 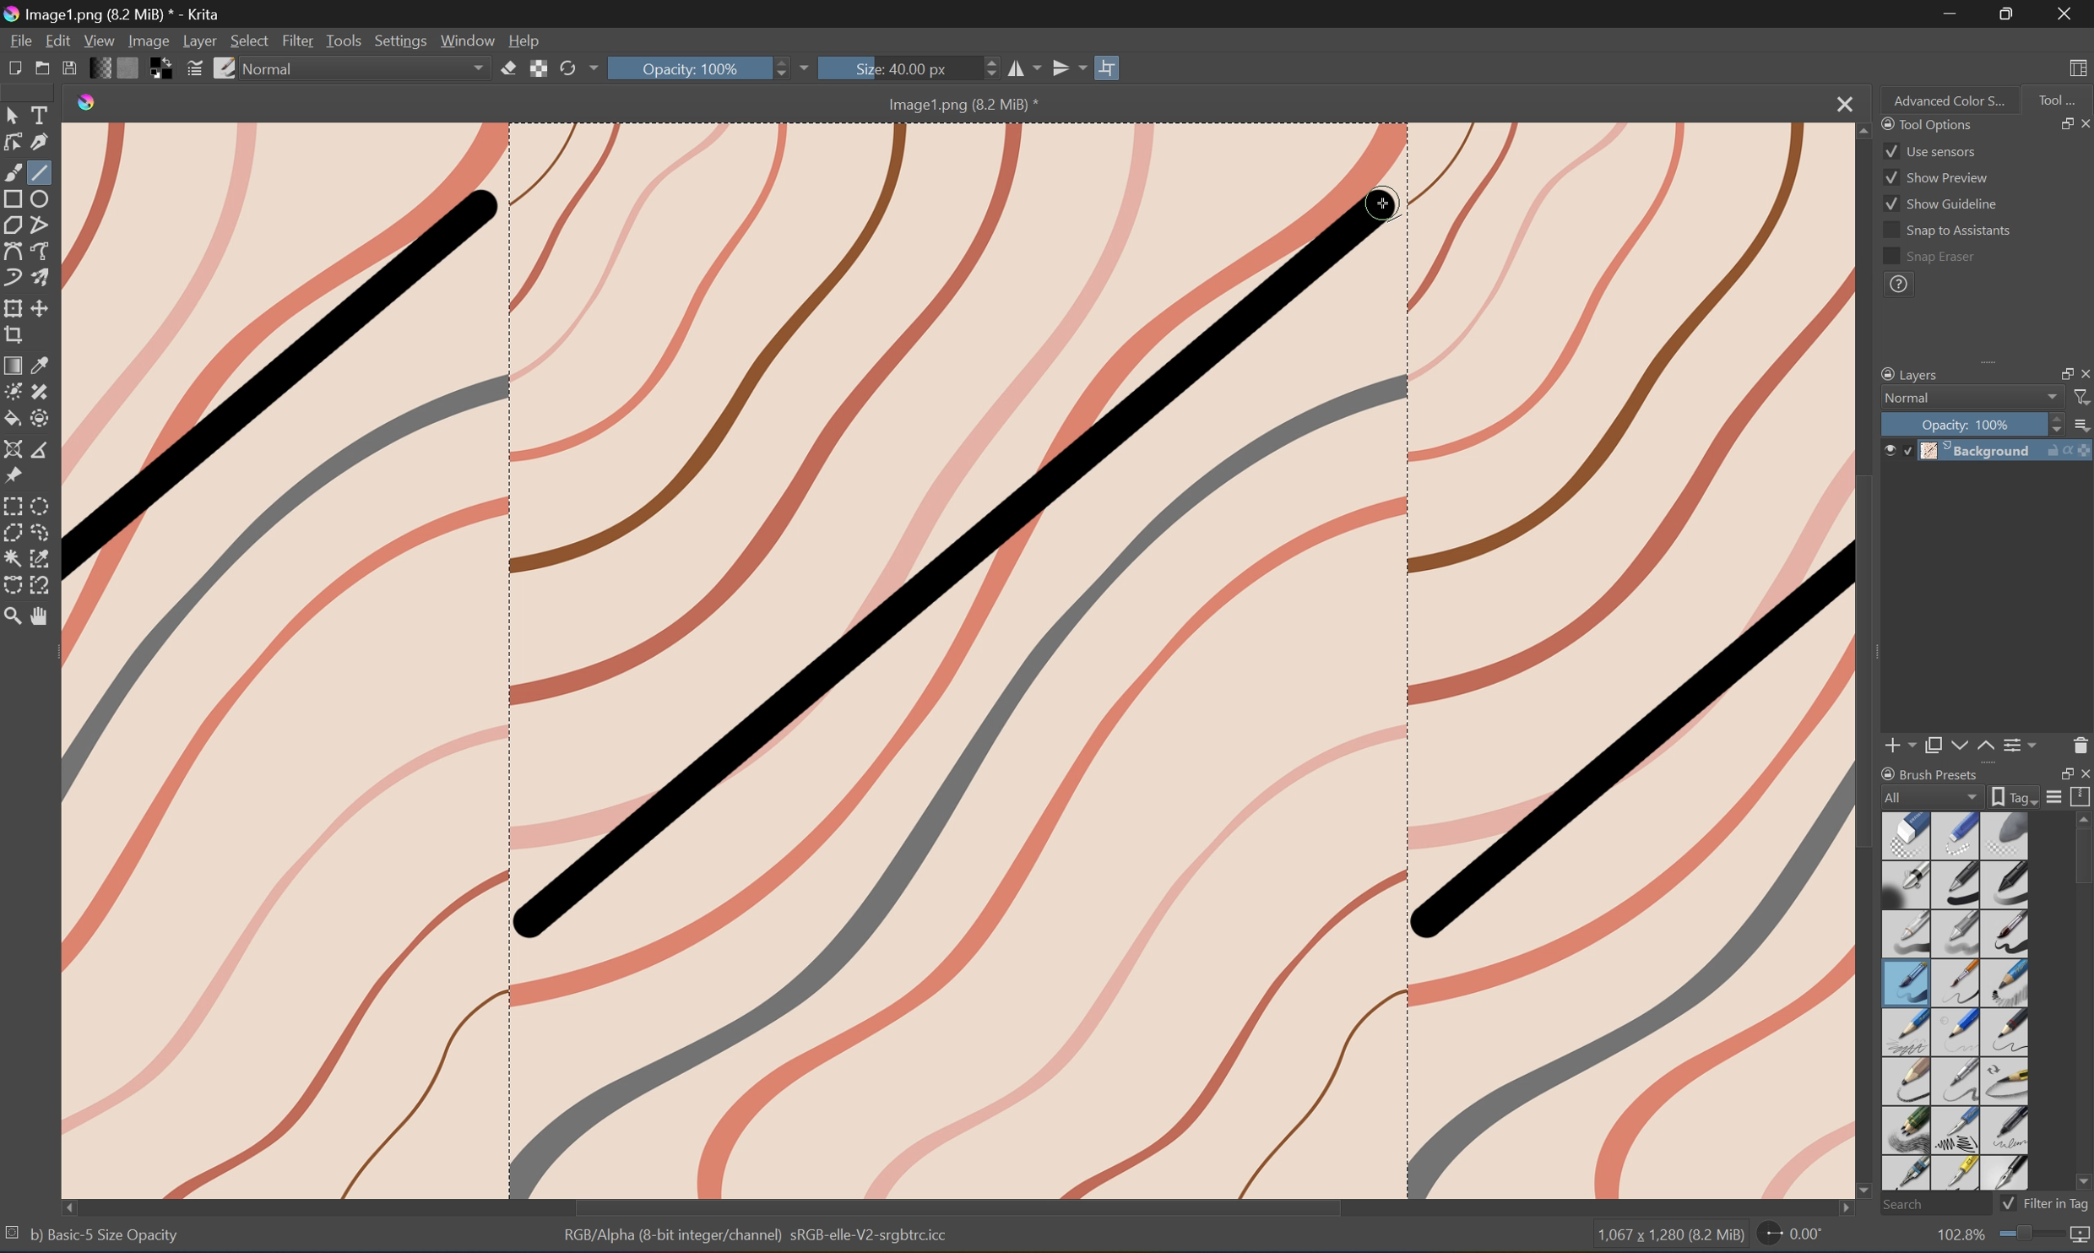 What do you see at coordinates (42, 70) in the screenshot?
I see `Open existing document` at bounding box center [42, 70].